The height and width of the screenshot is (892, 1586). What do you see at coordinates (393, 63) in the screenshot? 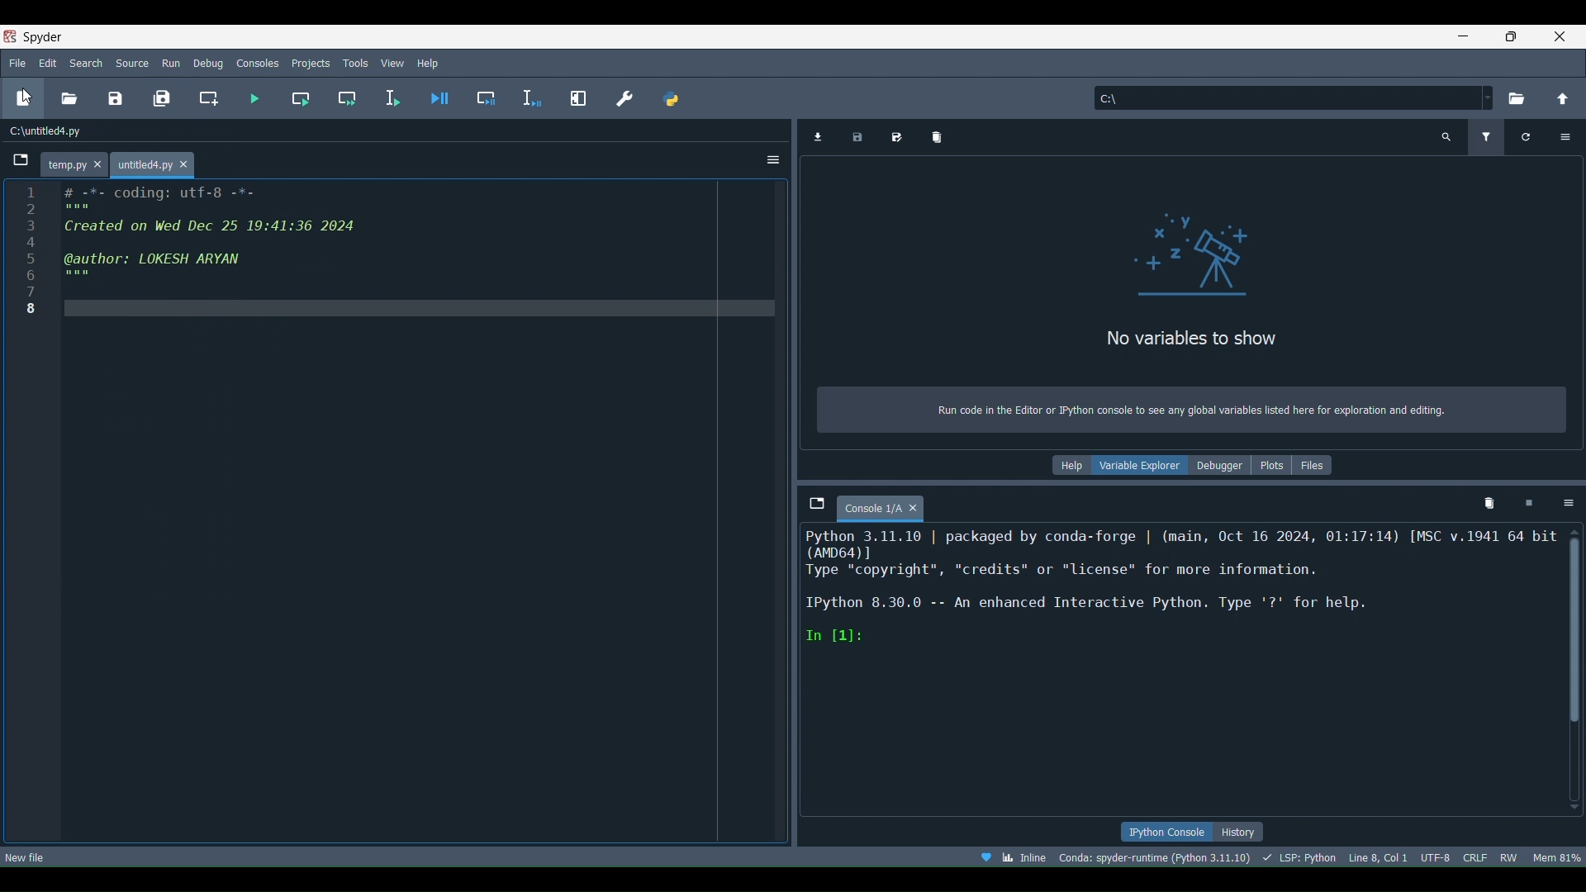
I see `View` at bounding box center [393, 63].